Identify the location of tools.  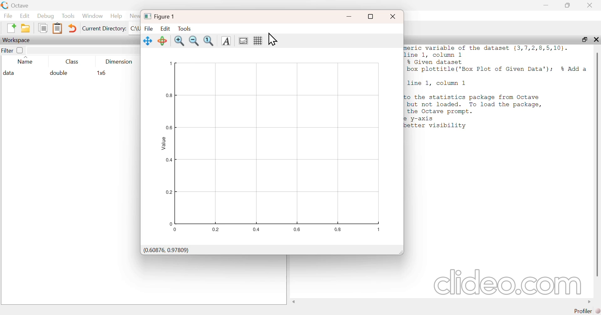
(67, 16).